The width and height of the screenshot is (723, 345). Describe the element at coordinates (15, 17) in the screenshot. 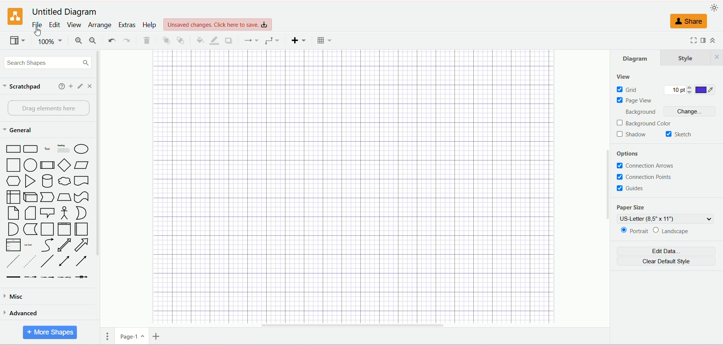

I see `logo` at that location.